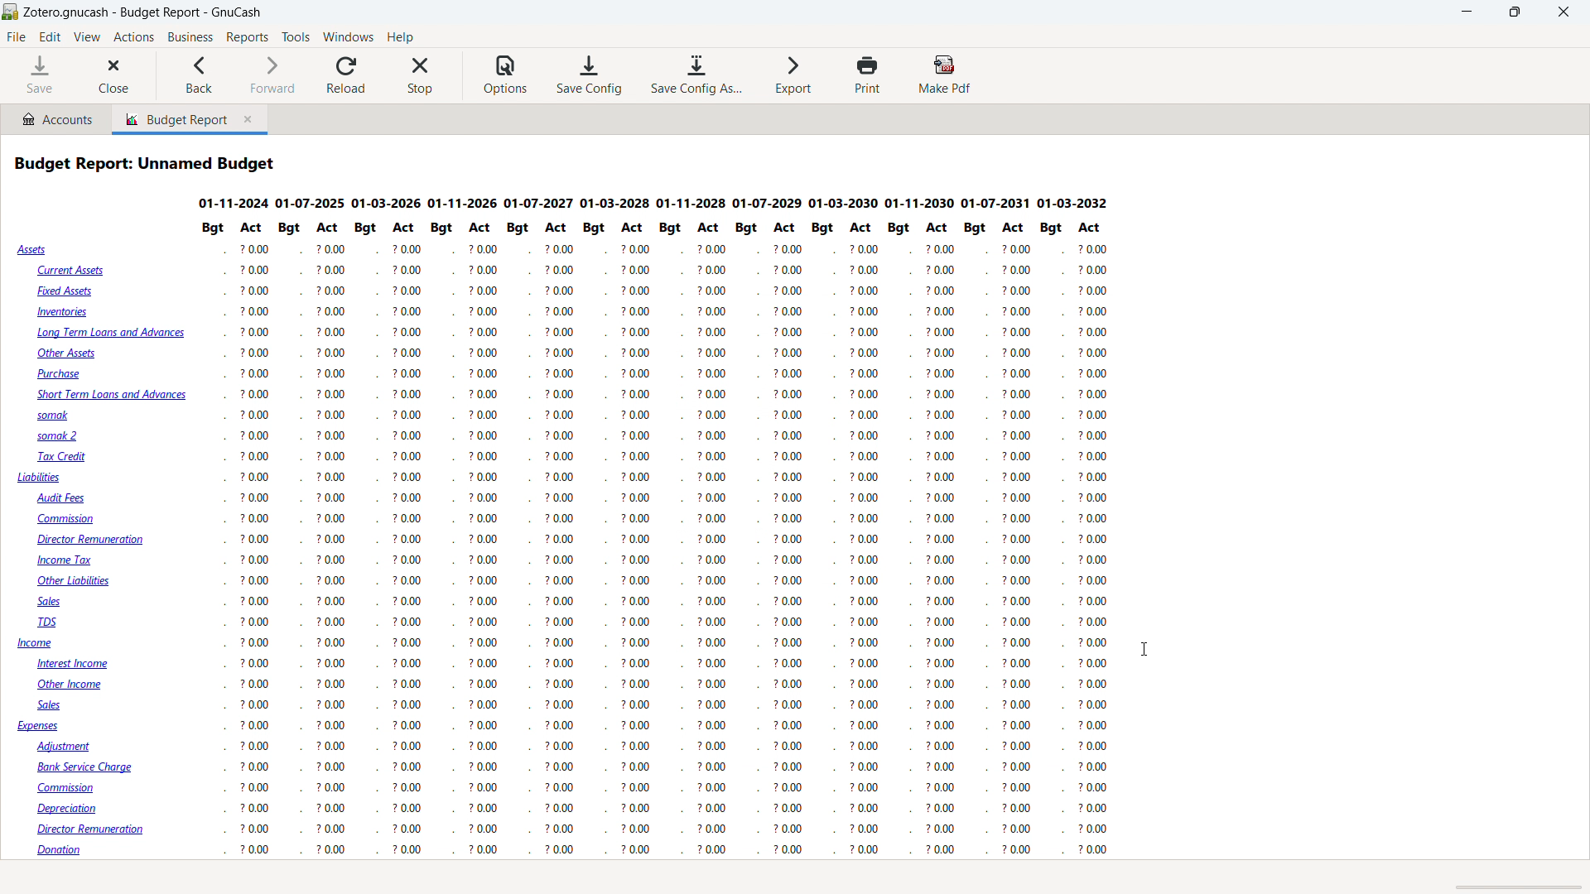 This screenshot has width=1590, height=894. What do you see at coordinates (269, 75) in the screenshot?
I see `forward` at bounding box center [269, 75].